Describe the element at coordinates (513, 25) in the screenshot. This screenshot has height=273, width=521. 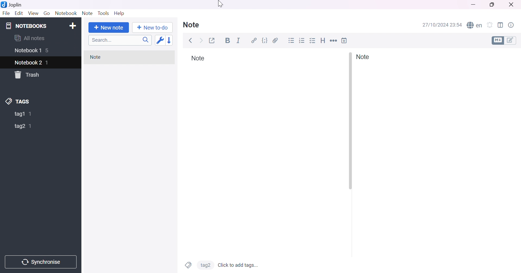
I see `Note properties` at that location.